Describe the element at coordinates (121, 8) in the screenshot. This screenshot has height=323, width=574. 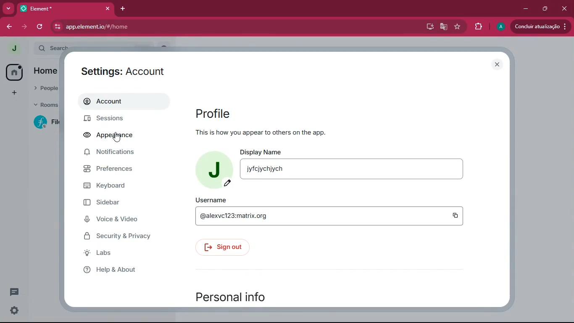
I see `add tab` at that location.